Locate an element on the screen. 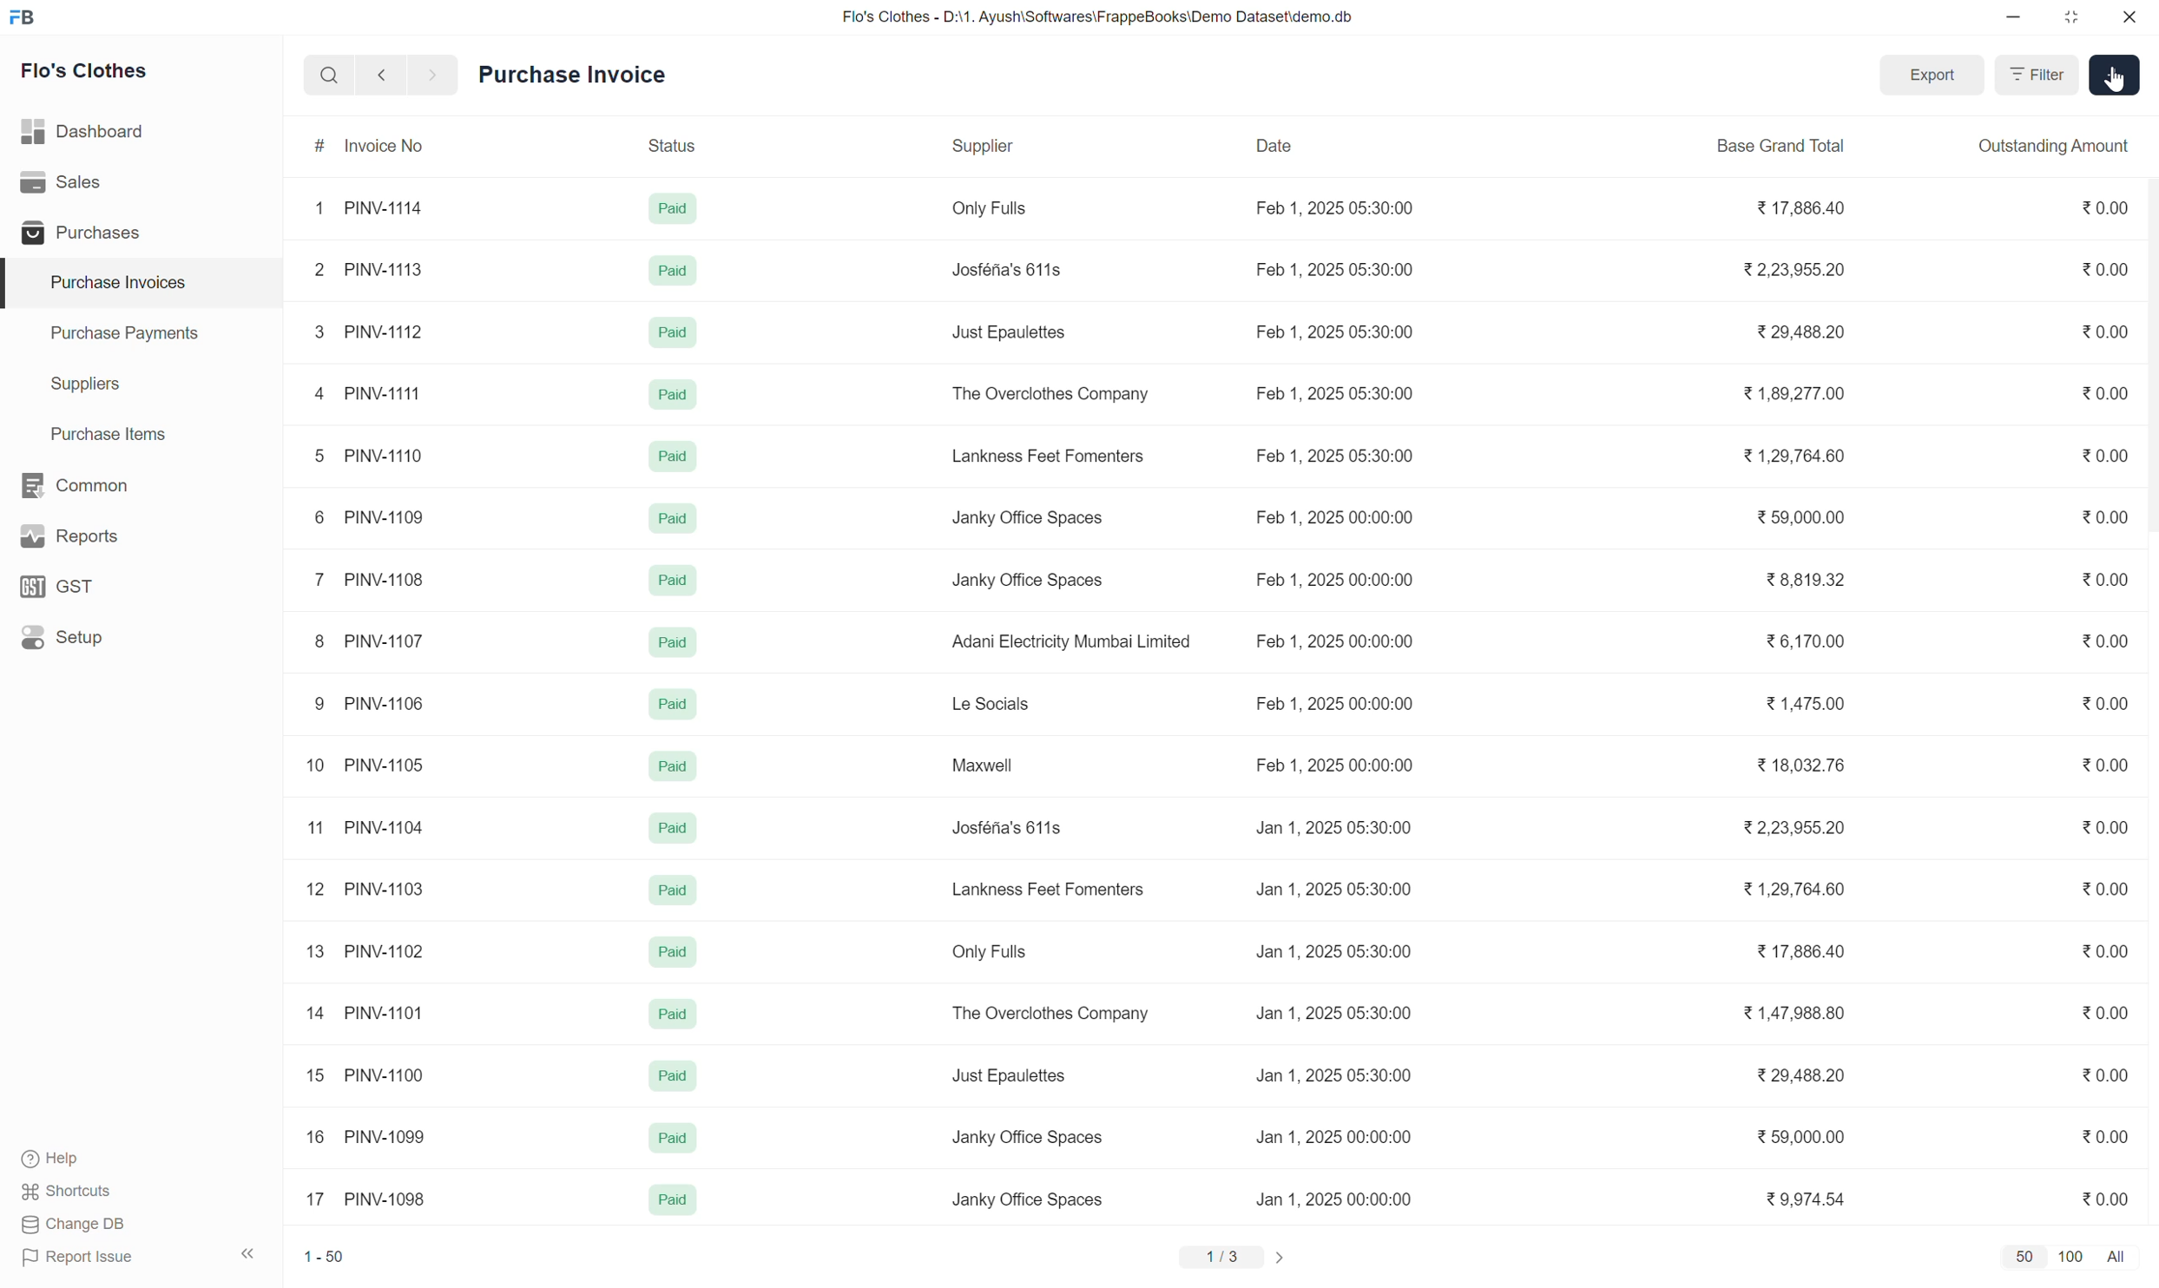  2,23,955.20 is located at coordinates (1795, 270).